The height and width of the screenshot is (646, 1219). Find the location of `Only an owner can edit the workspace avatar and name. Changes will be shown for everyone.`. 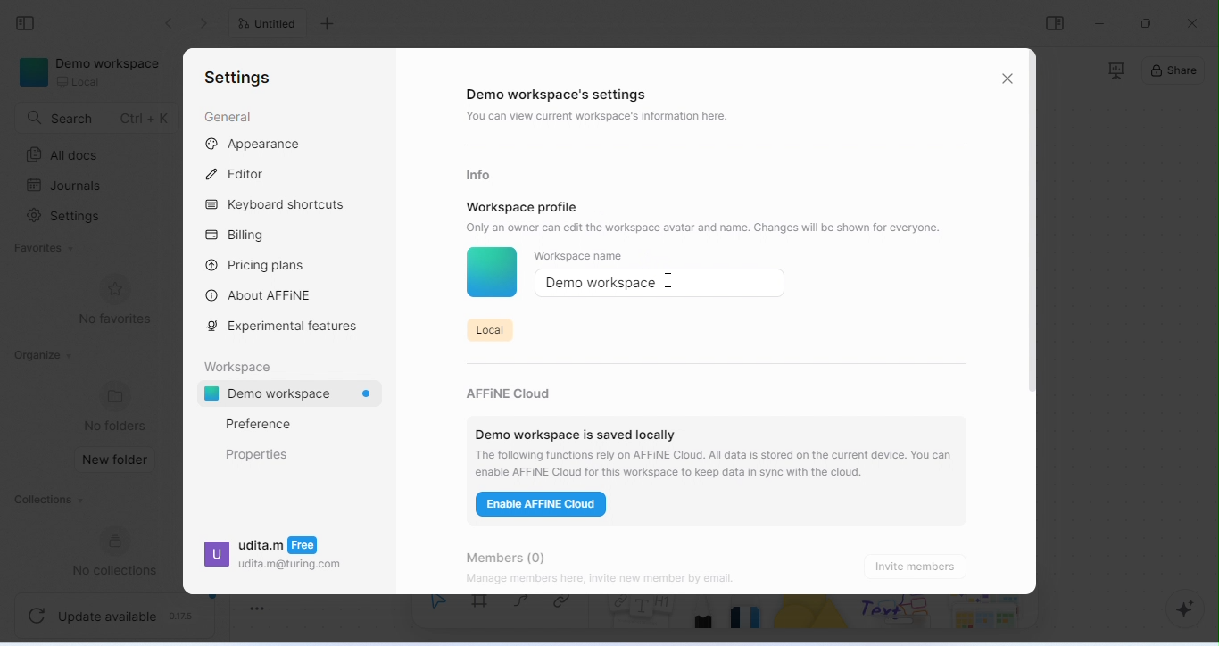

Only an owner can edit the workspace avatar and name. Changes will be shown for everyone. is located at coordinates (714, 227).